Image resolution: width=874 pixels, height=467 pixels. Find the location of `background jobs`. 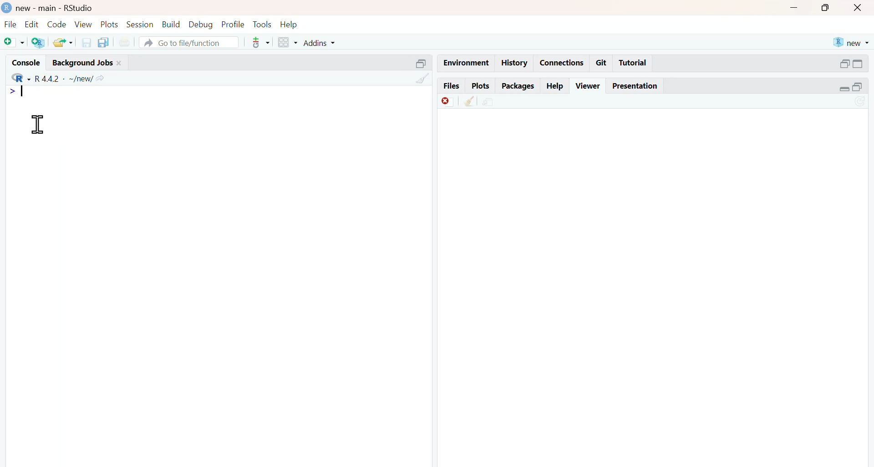

background jobs is located at coordinates (83, 64).